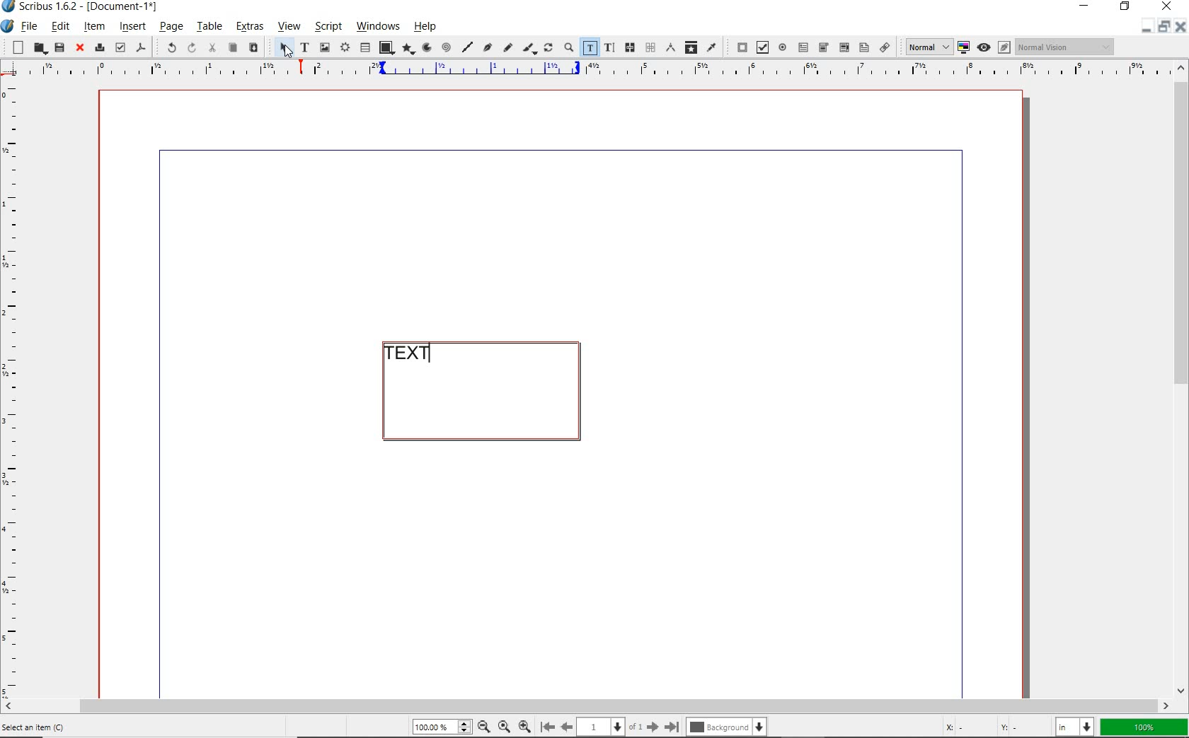  Describe the element at coordinates (589, 49) in the screenshot. I see `edit contents of frame` at that location.